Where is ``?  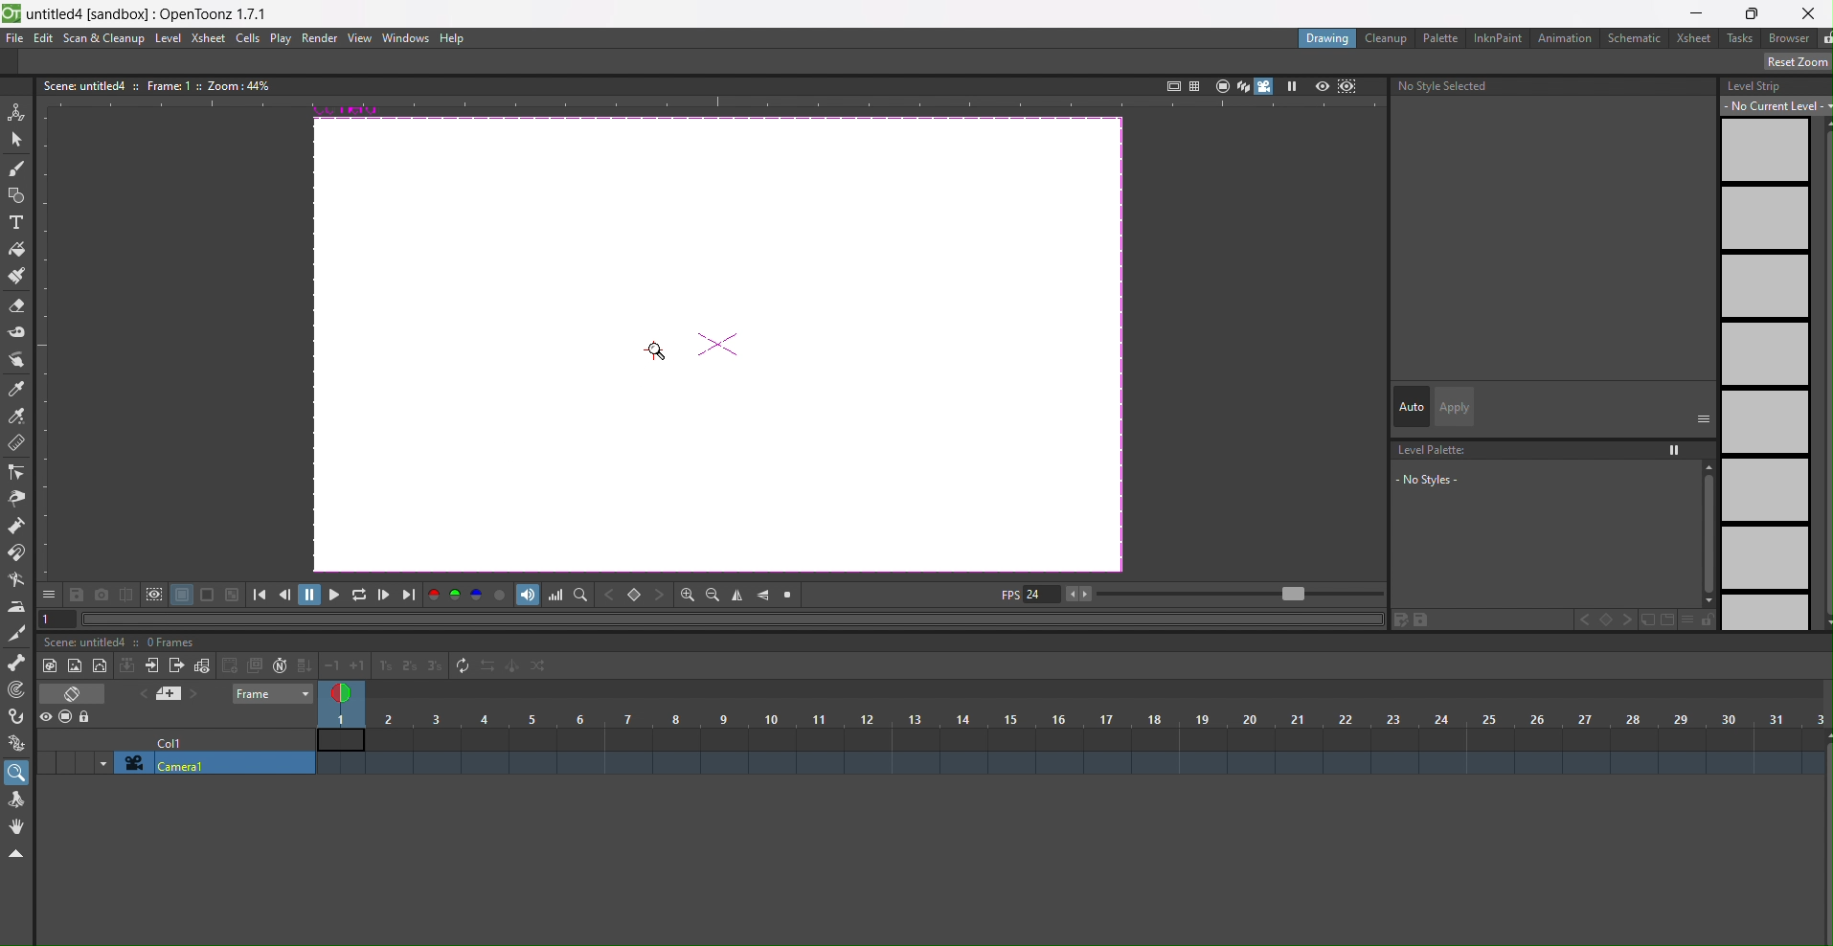
 is located at coordinates (17, 799).